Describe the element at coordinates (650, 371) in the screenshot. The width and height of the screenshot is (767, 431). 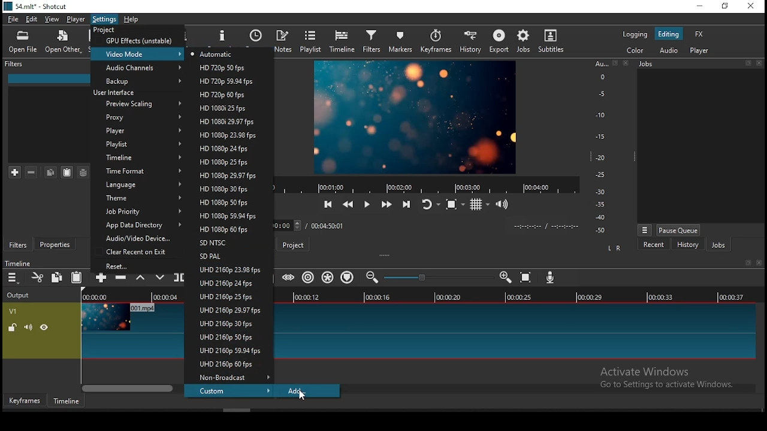
I see `Active Windows` at that location.